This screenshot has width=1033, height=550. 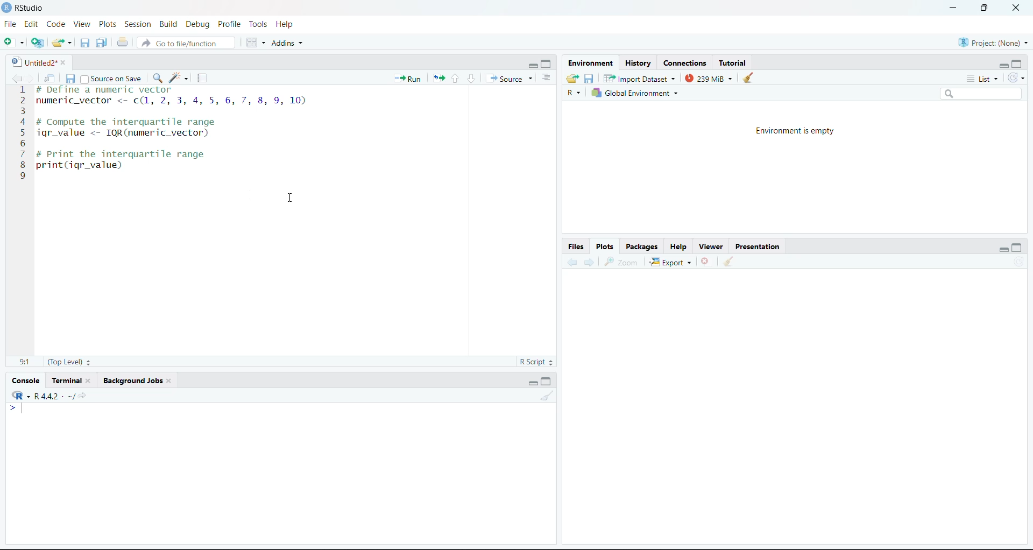 What do you see at coordinates (568, 261) in the screenshot?
I see `Go back to the previous source location (Ctrl + F9)` at bounding box center [568, 261].